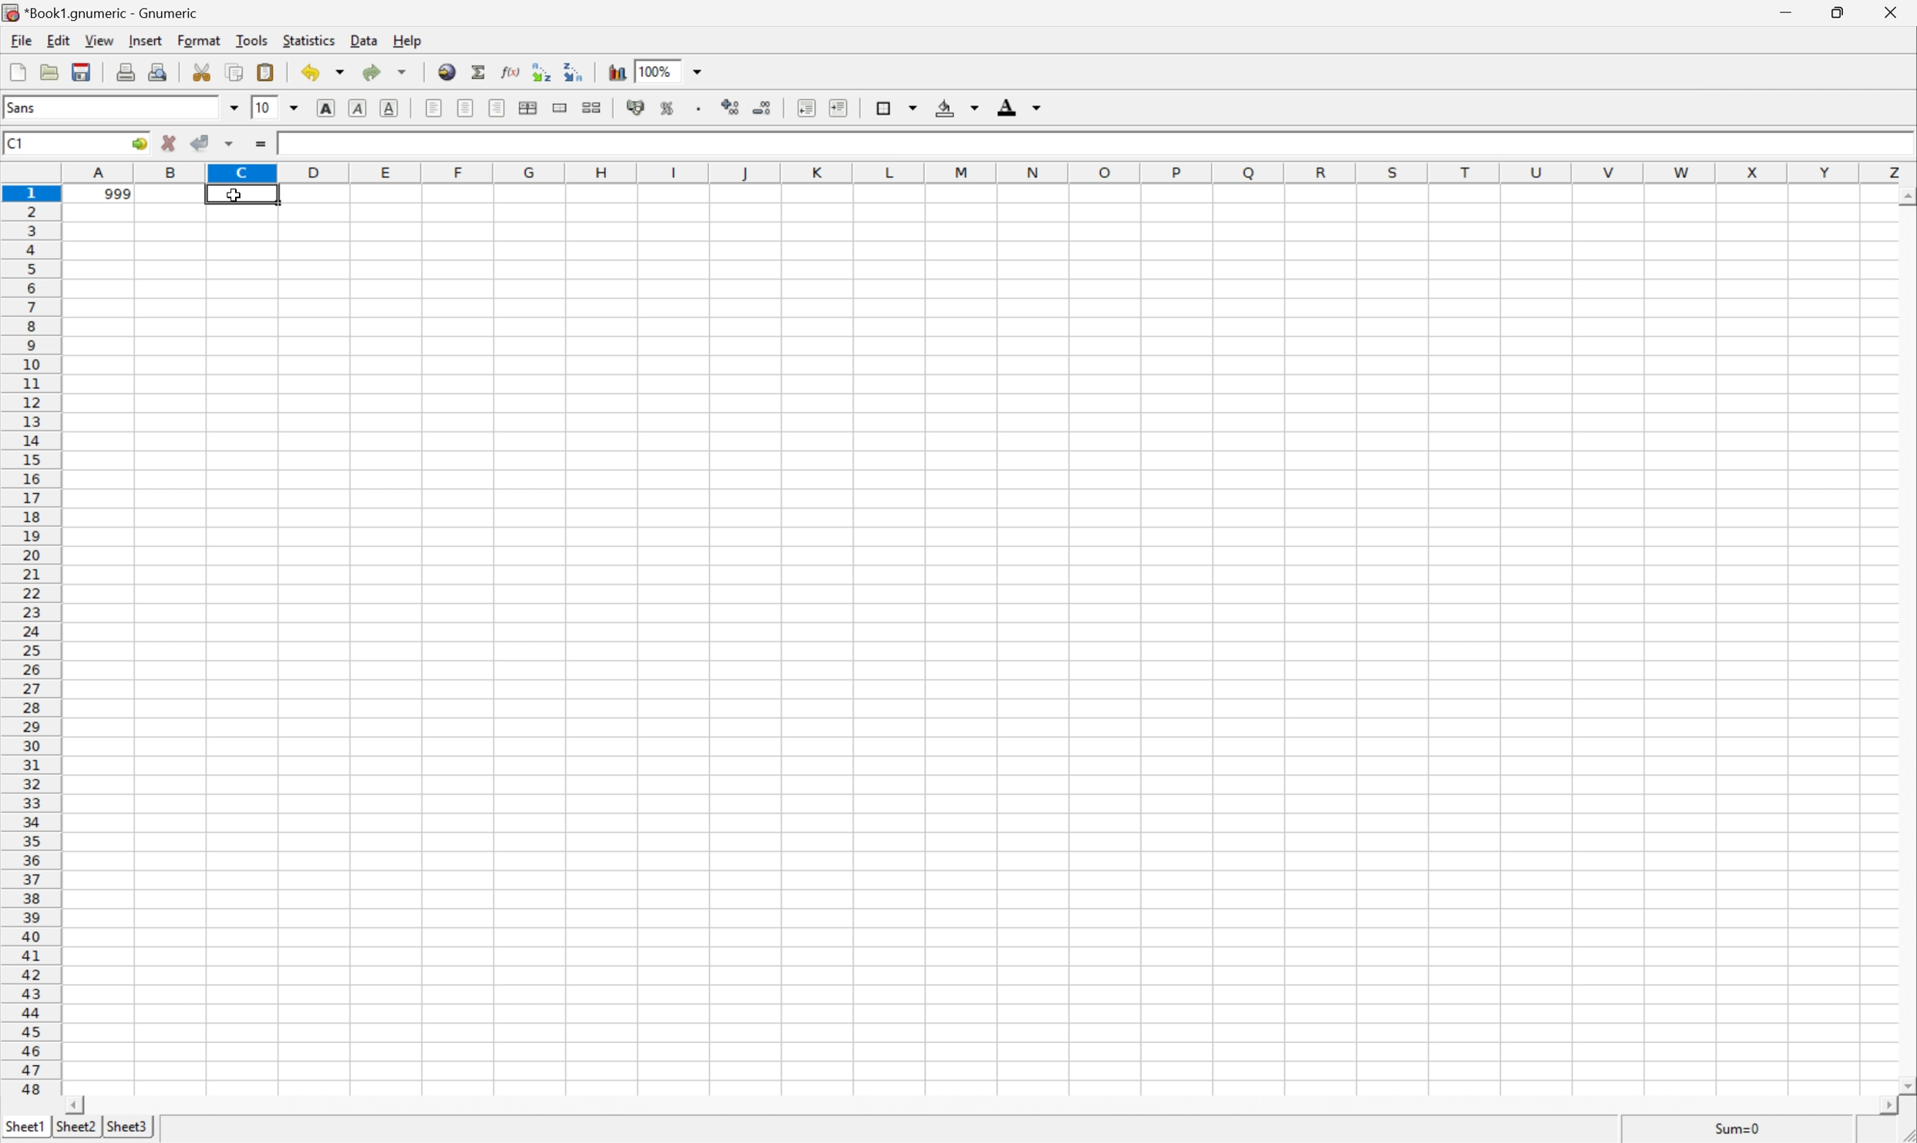  Describe the element at coordinates (1886, 1111) in the screenshot. I see `scroll right` at that location.